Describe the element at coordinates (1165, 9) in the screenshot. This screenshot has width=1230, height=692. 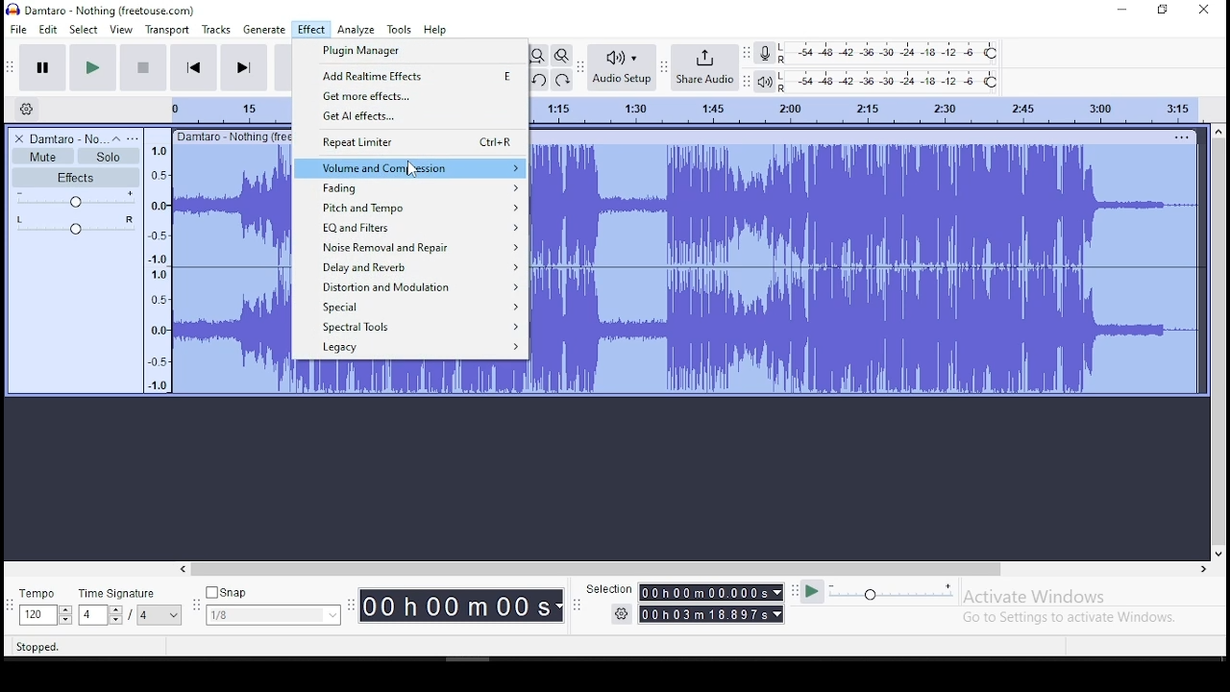
I see `restore` at that location.